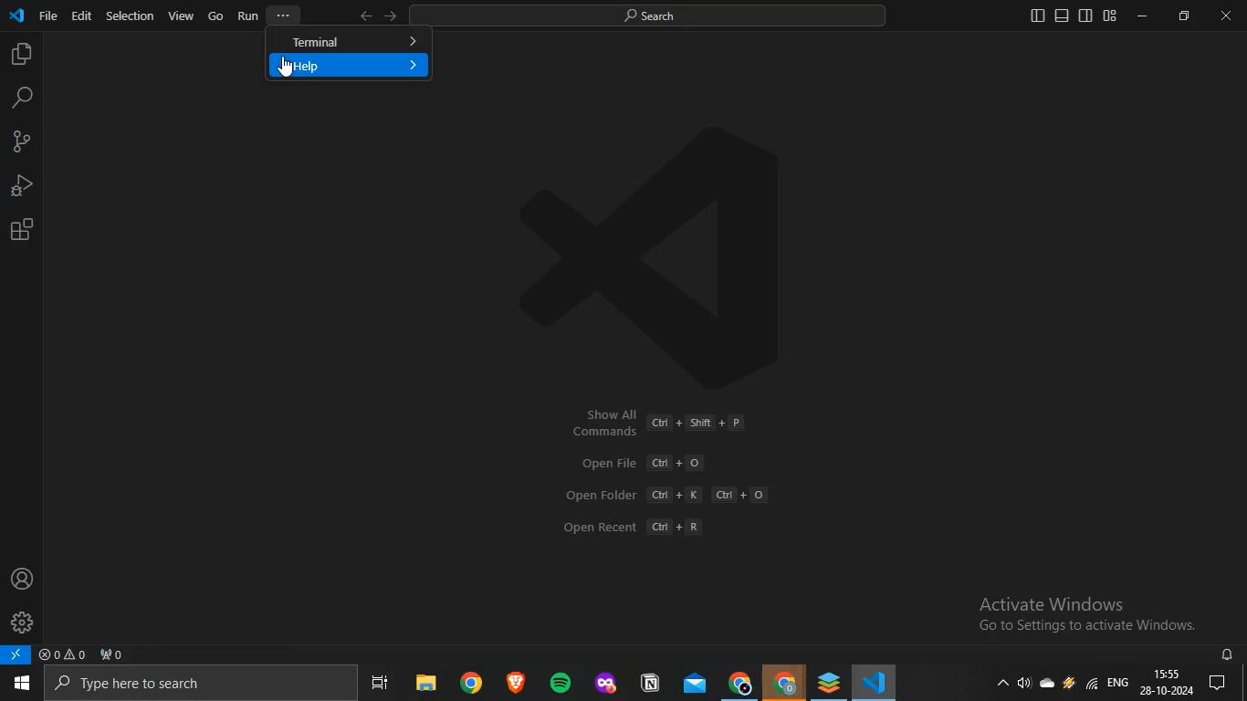 This screenshot has height=701, width=1247. I want to click on toggle primary sidebar, so click(1038, 16).